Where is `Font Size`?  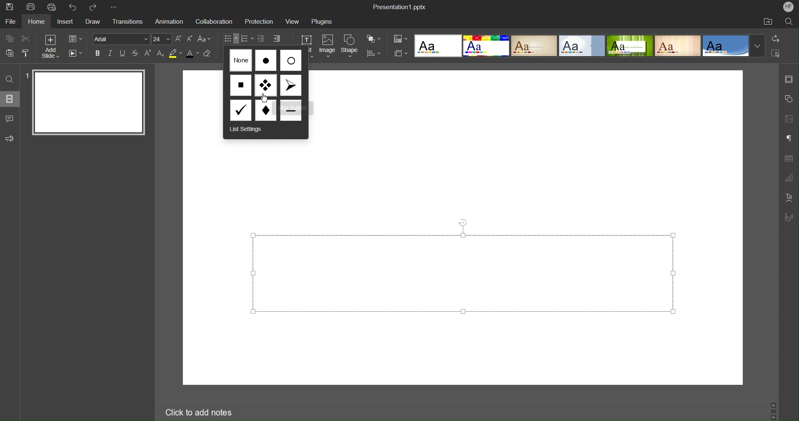 Font Size is located at coordinates (183, 39).